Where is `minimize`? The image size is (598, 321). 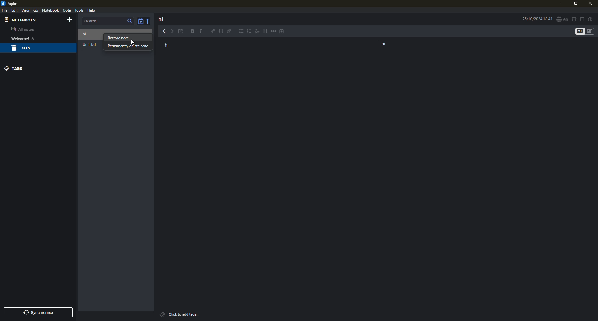
minimize is located at coordinates (561, 4).